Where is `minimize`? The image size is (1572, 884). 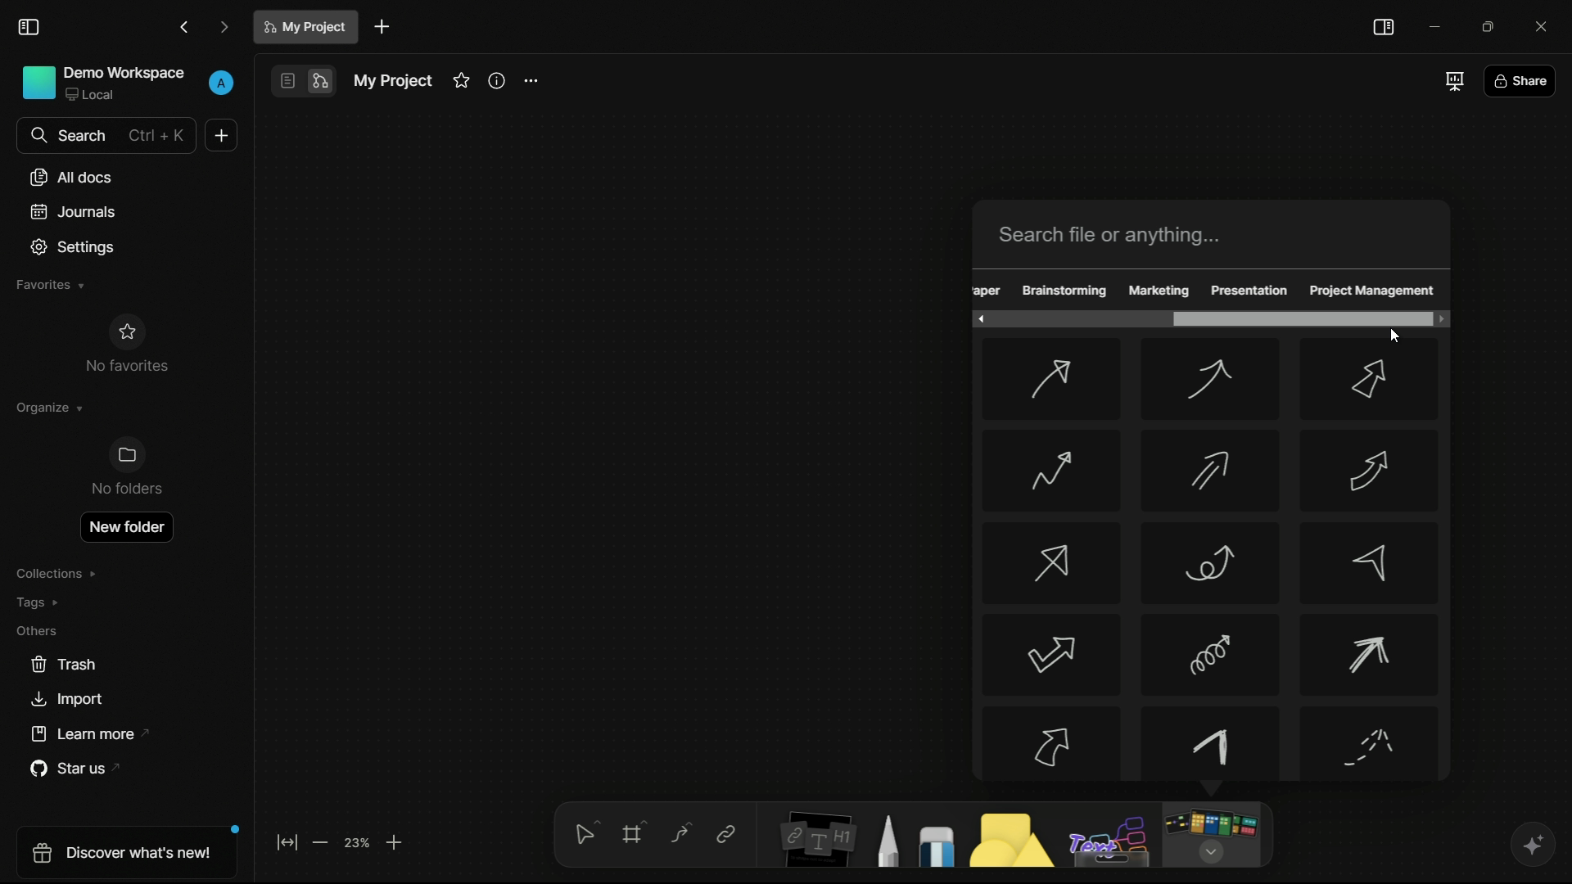 minimize is located at coordinates (1437, 26).